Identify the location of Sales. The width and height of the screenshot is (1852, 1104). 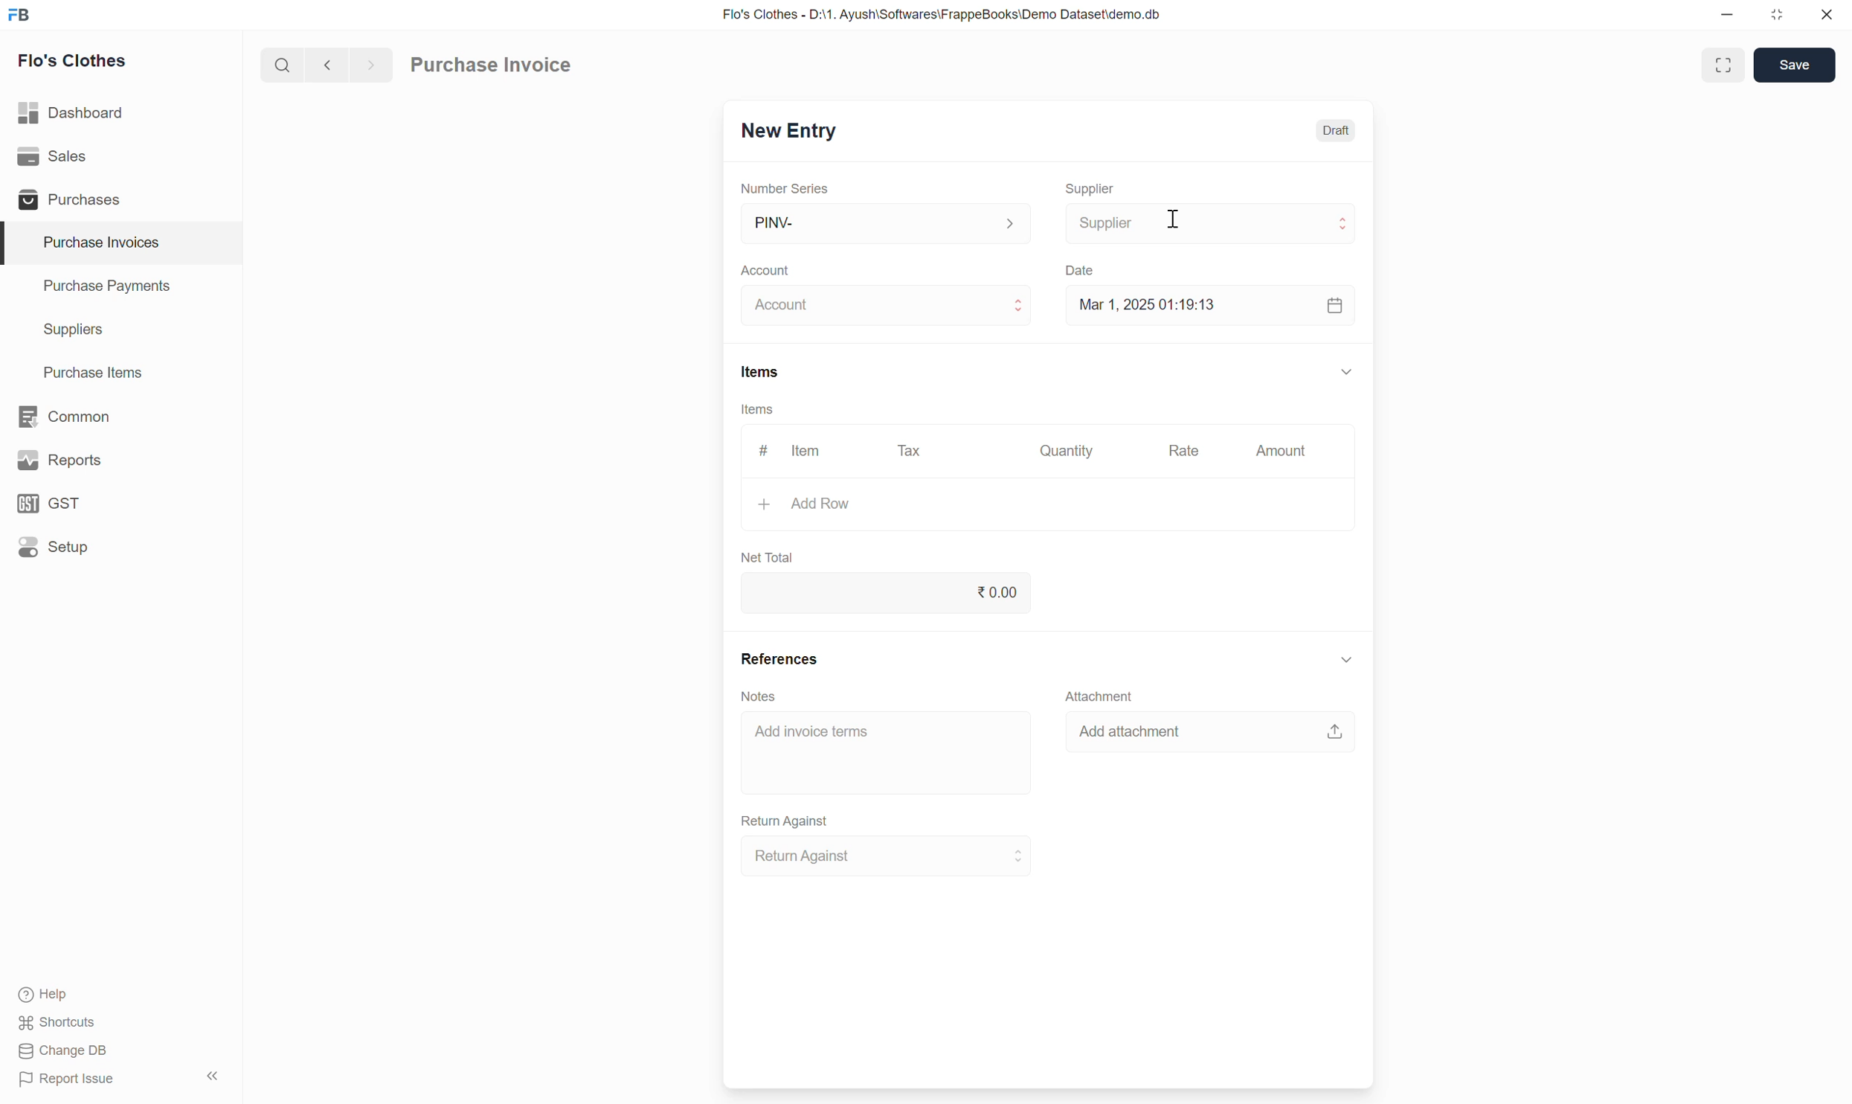
(56, 156).